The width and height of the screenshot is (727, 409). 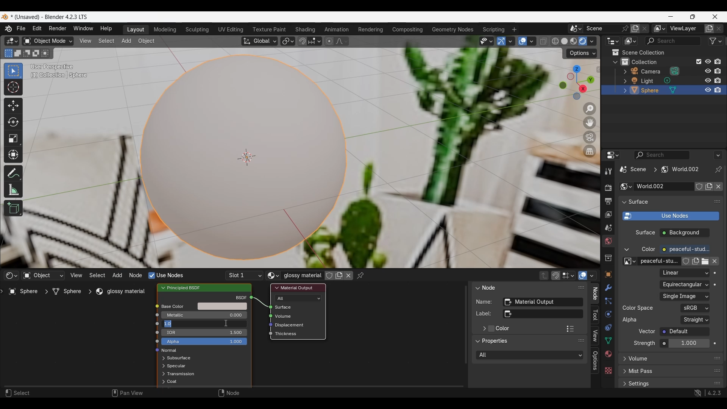 What do you see at coordinates (717, 383) in the screenshot?
I see `Float settings` at bounding box center [717, 383].